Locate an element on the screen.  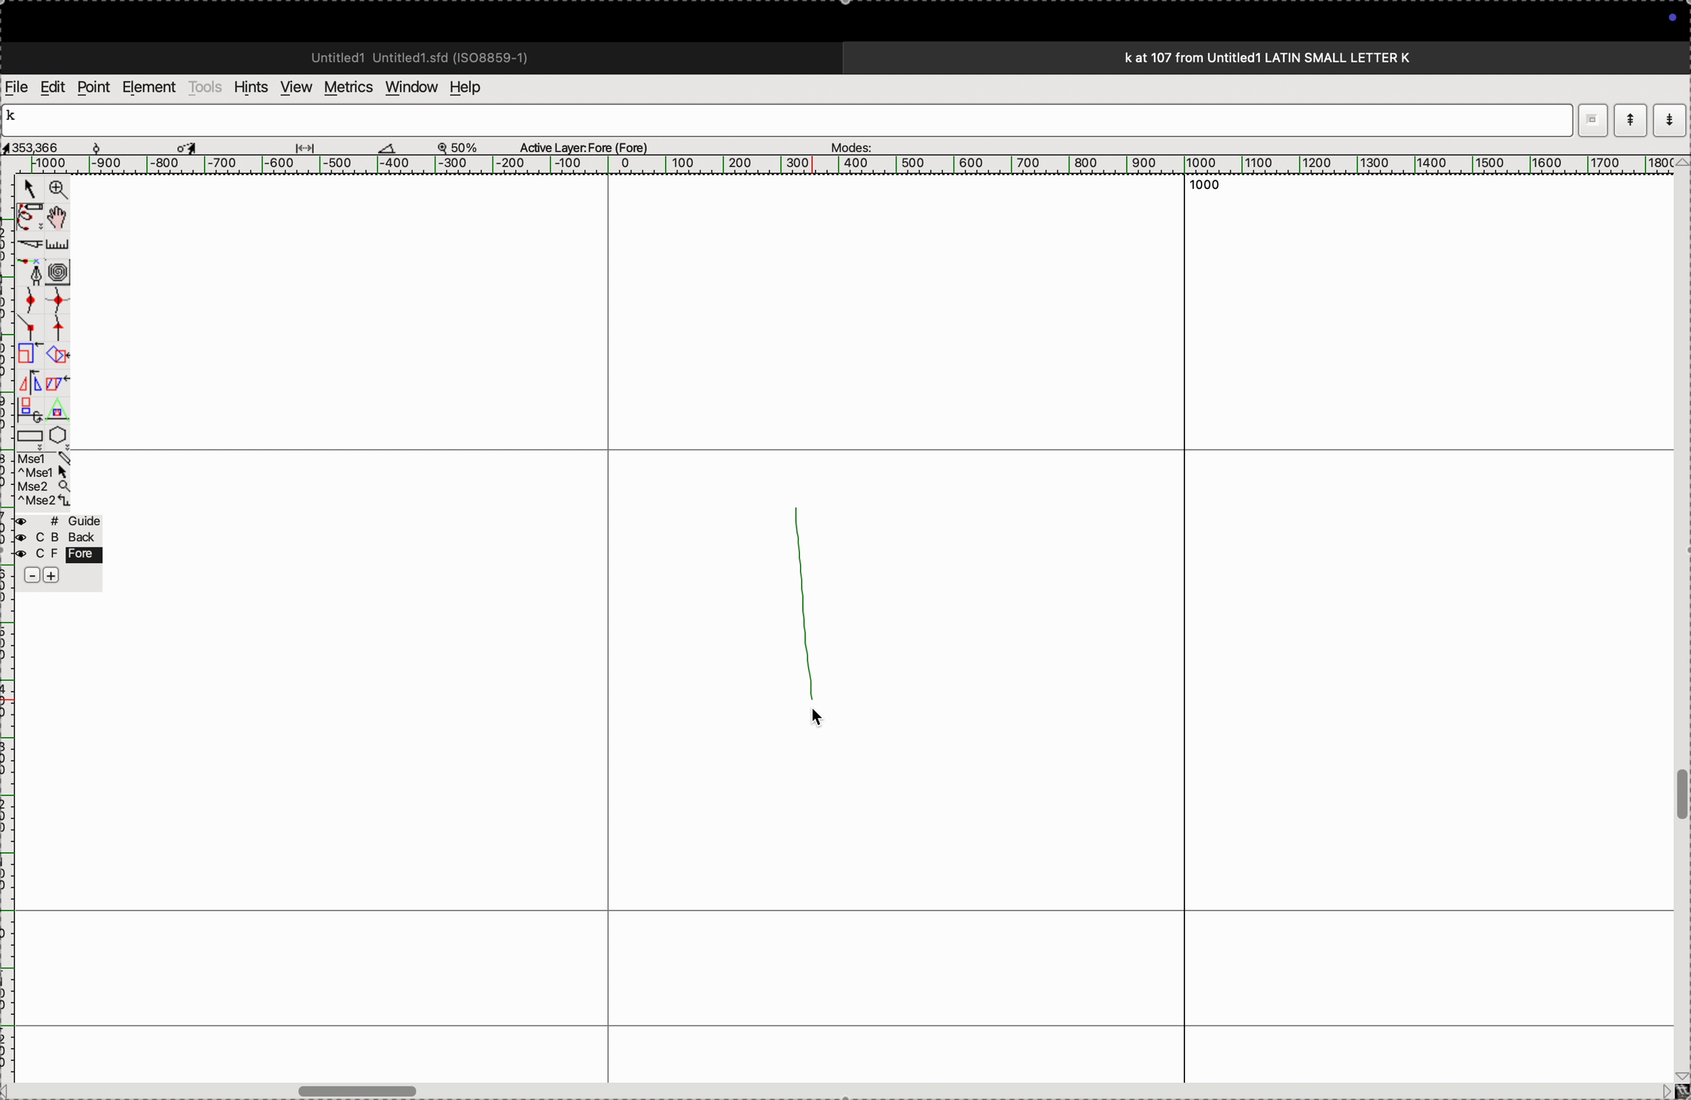
1000 is located at coordinates (1196, 189).